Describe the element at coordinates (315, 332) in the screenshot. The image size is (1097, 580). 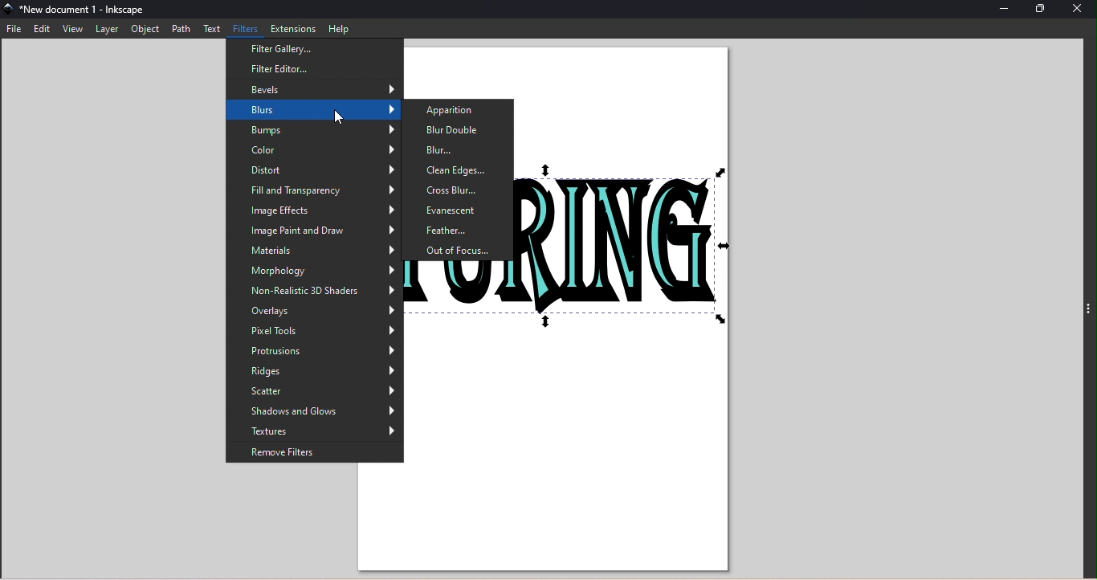
I see `Pixel tools` at that location.